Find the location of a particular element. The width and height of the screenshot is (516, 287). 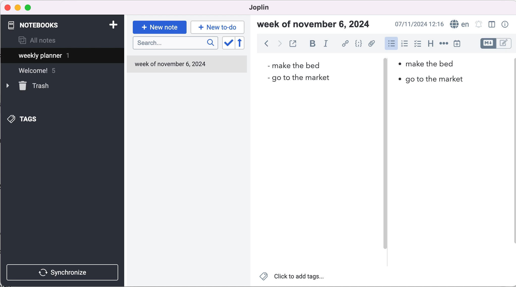

toggle editors is located at coordinates (496, 44).